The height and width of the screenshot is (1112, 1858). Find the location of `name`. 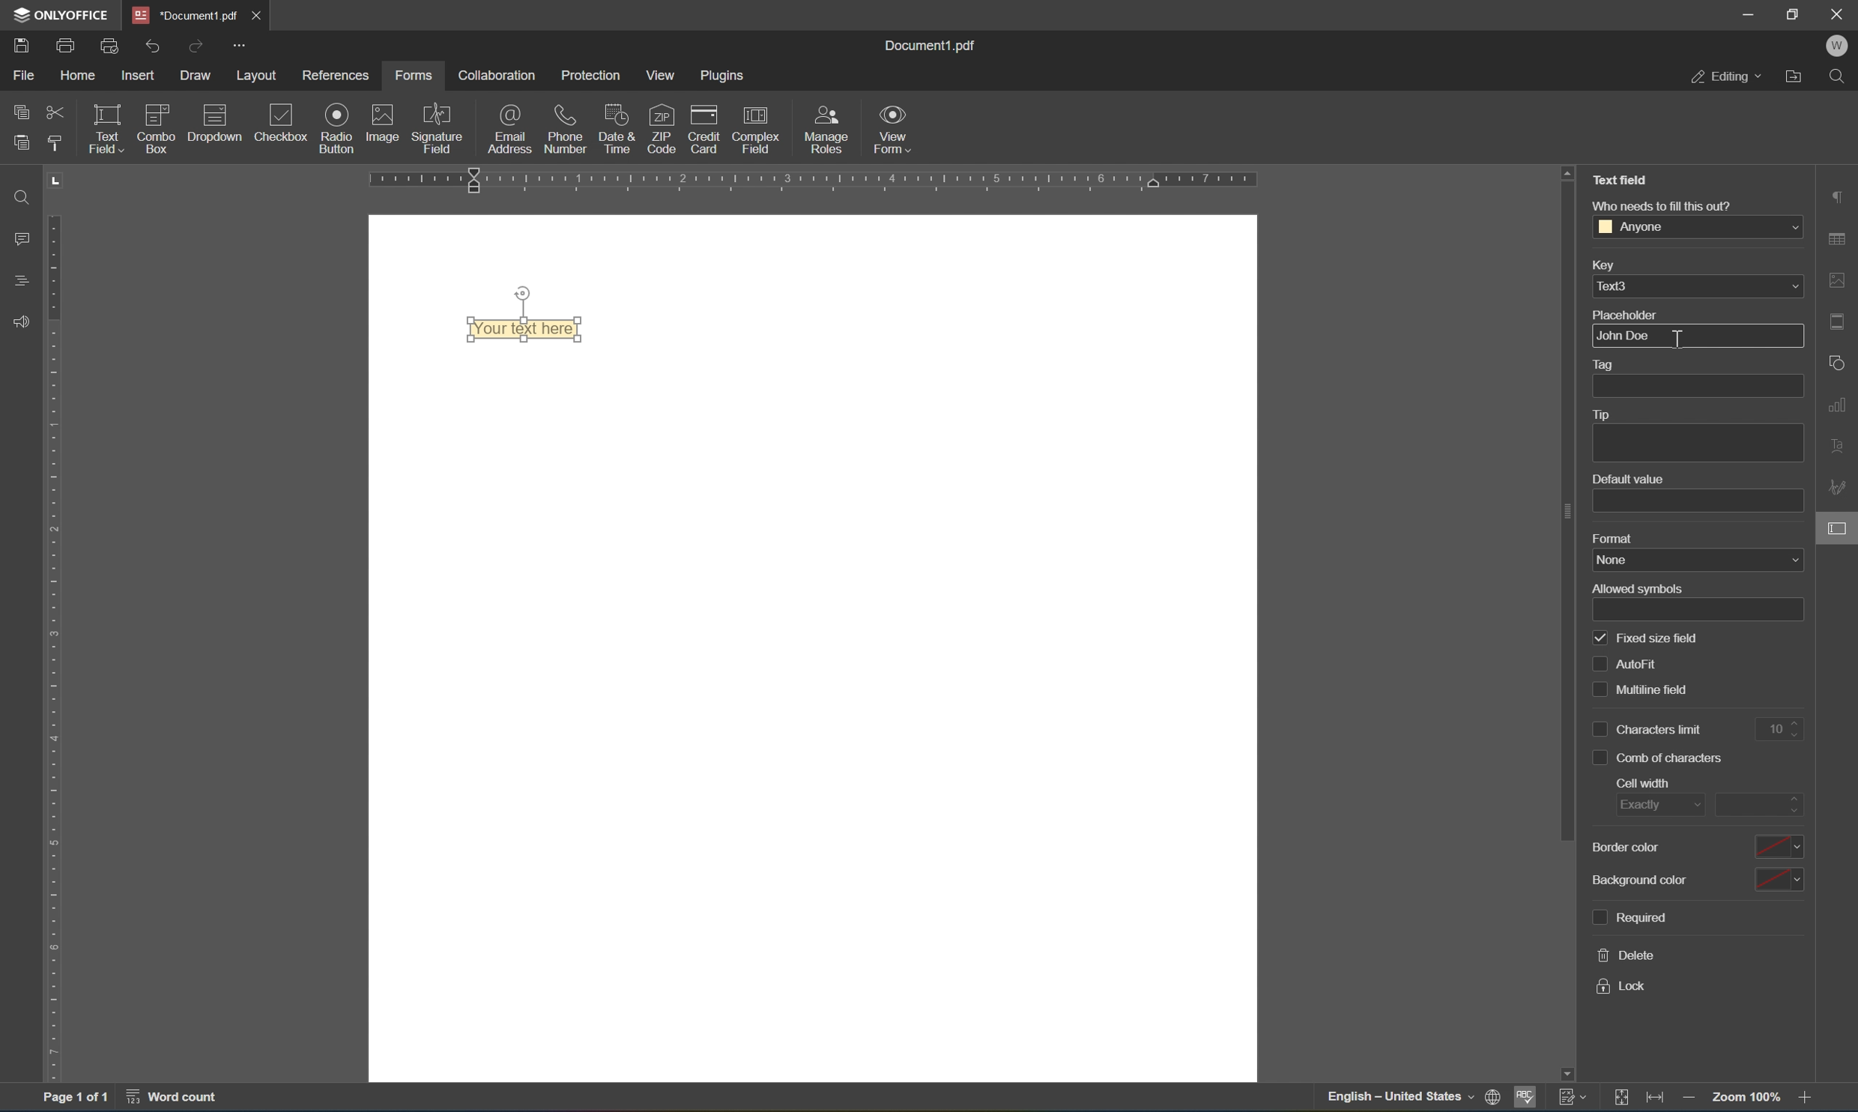

name is located at coordinates (1650, 557).